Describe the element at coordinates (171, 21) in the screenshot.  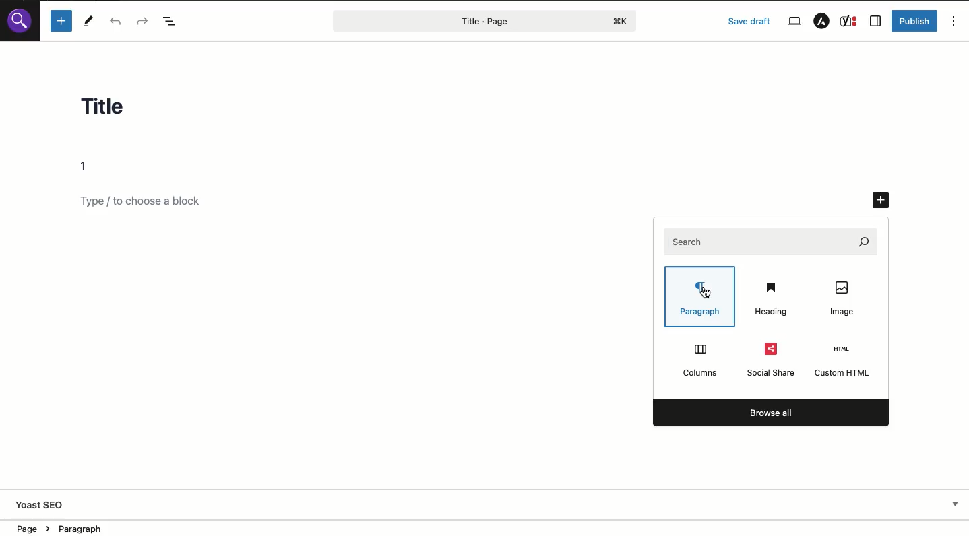
I see `Document overview` at that location.